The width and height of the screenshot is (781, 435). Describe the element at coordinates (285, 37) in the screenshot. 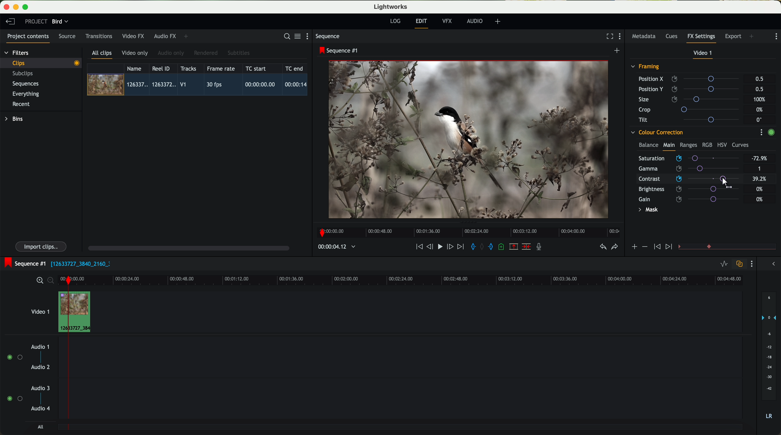

I see `search for assets or bins` at that location.